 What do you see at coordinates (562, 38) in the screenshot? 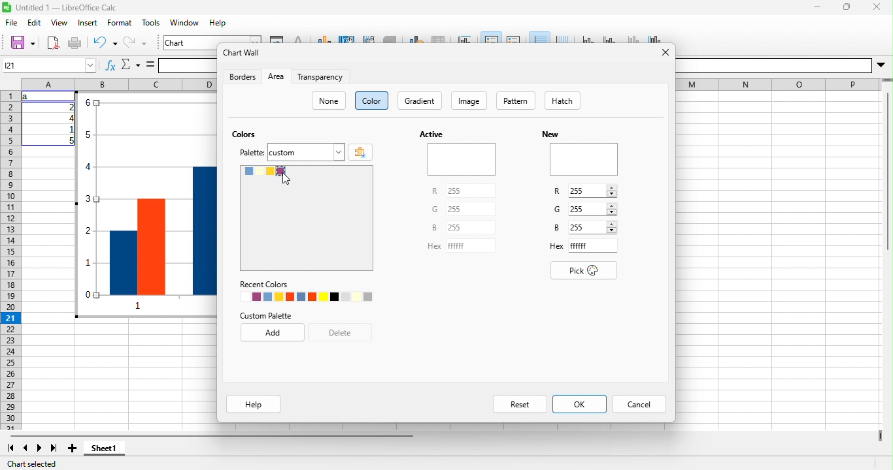
I see `vertical grids` at bounding box center [562, 38].